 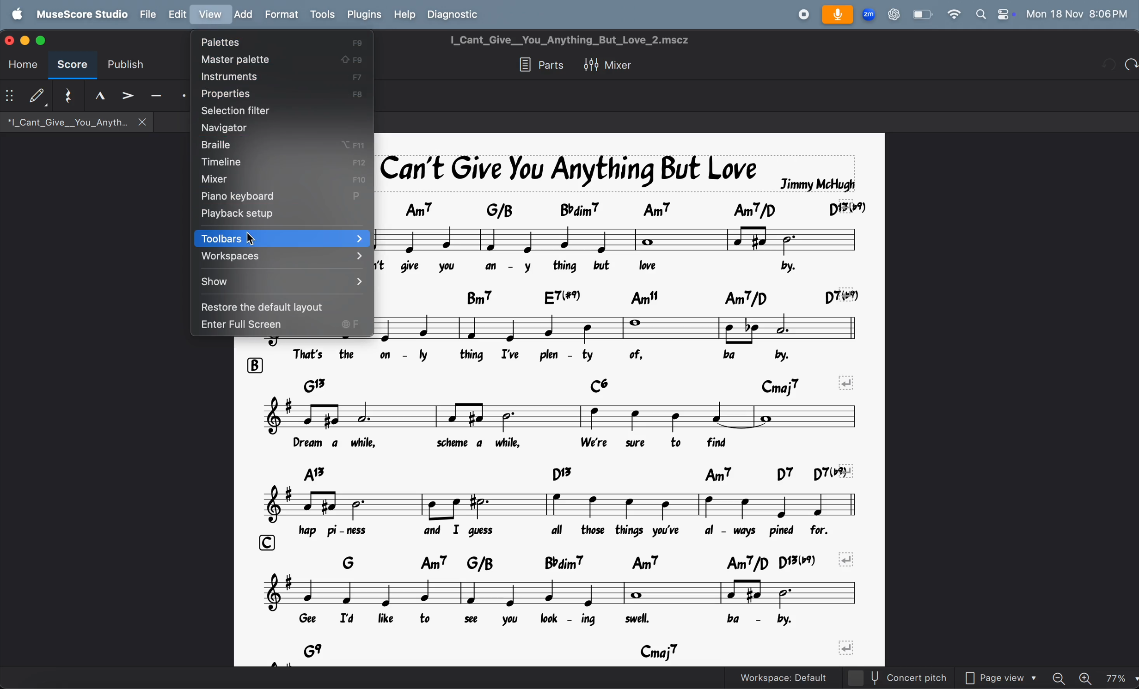 I want to click on parts, so click(x=539, y=65).